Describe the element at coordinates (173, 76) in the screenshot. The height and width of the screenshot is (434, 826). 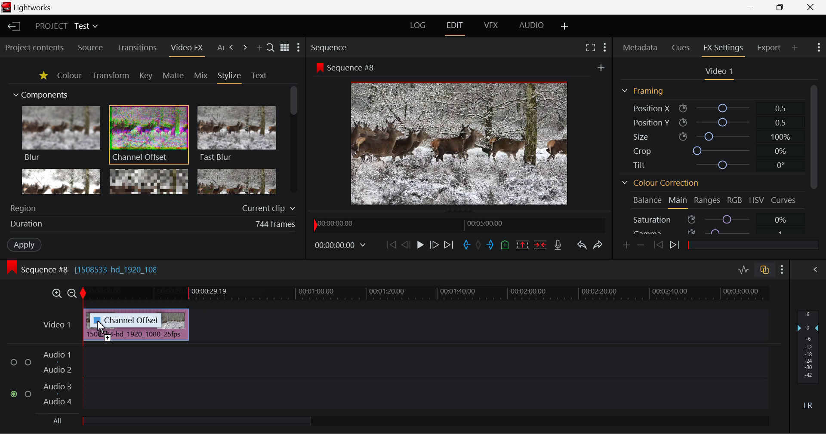
I see `Matte` at that location.